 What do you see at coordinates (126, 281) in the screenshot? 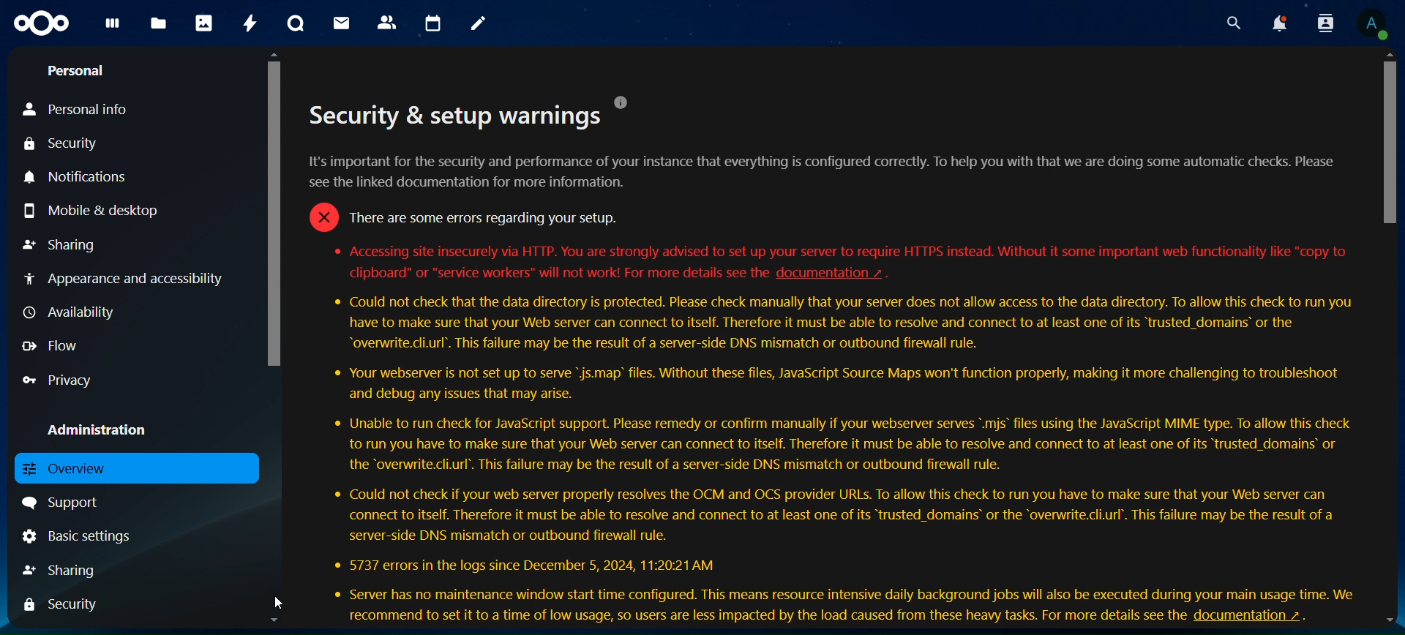
I see `appearance and accessibilty` at bounding box center [126, 281].